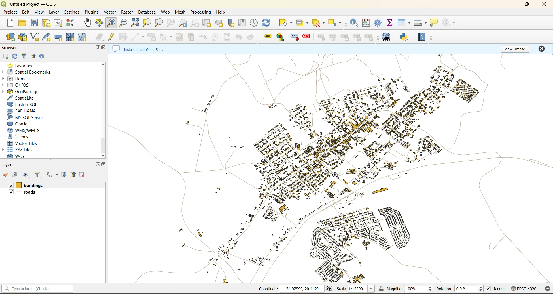 The image size is (553, 294). What do you see at coordinates (71, 38) in the screenshot?
I see `new mesh layer` at bounding box center [71, 38].